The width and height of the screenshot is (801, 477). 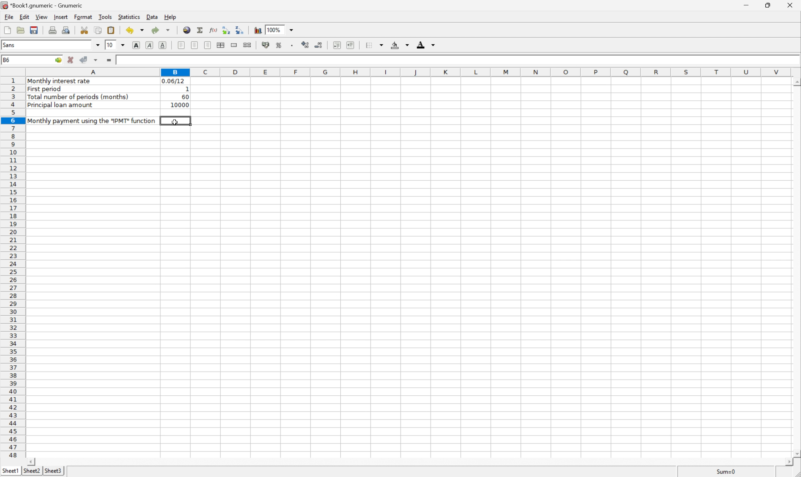 I want to click on 100%, so click(x=273, y=29).